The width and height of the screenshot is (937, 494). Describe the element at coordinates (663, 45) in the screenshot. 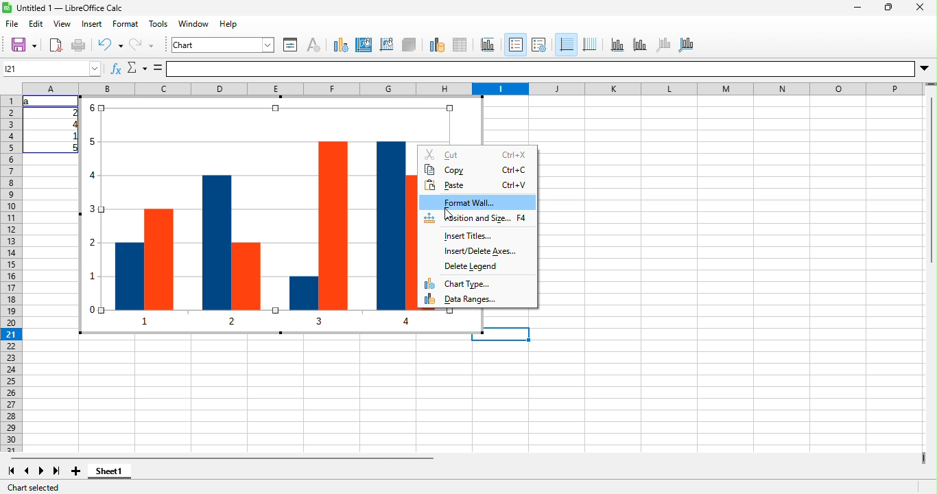

I see `z axis` at that location.